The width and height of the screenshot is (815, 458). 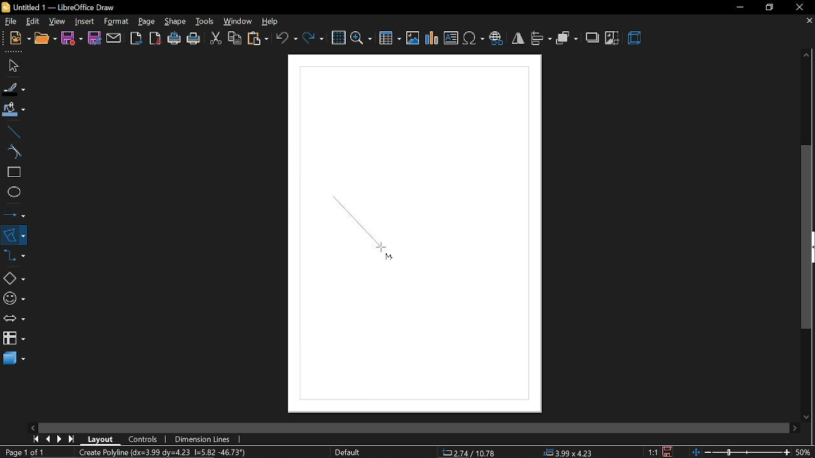 I want to click on paste, so click(x=257, y=38).